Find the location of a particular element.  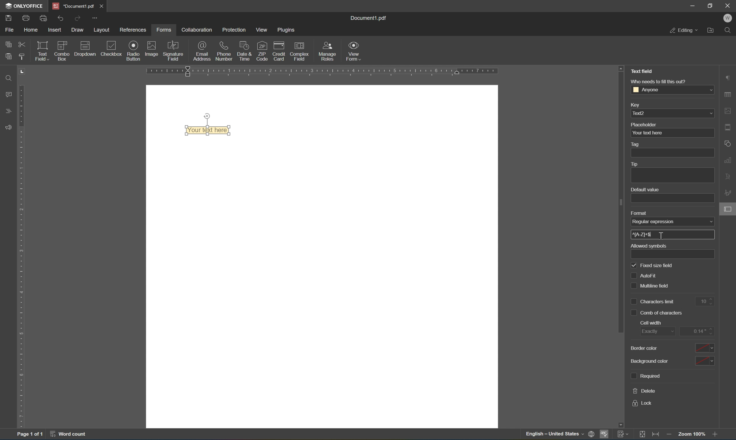

draw is located at coordinates (78, 31).